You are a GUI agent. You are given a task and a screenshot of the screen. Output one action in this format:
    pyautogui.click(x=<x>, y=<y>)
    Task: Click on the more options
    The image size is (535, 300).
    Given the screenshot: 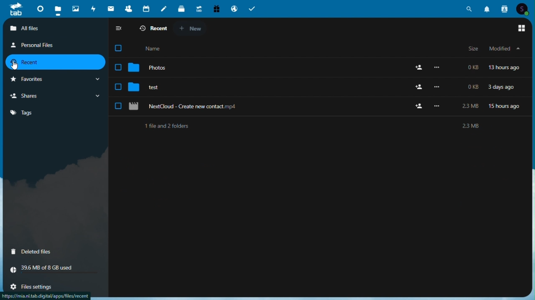 What is the action you would take?
    pyautogui.click(x=438, y=107)
    